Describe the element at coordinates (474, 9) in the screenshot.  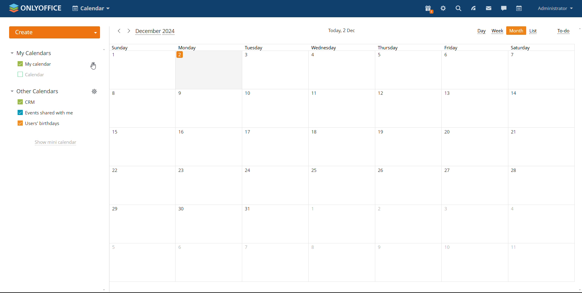
I see `feed` at that location.